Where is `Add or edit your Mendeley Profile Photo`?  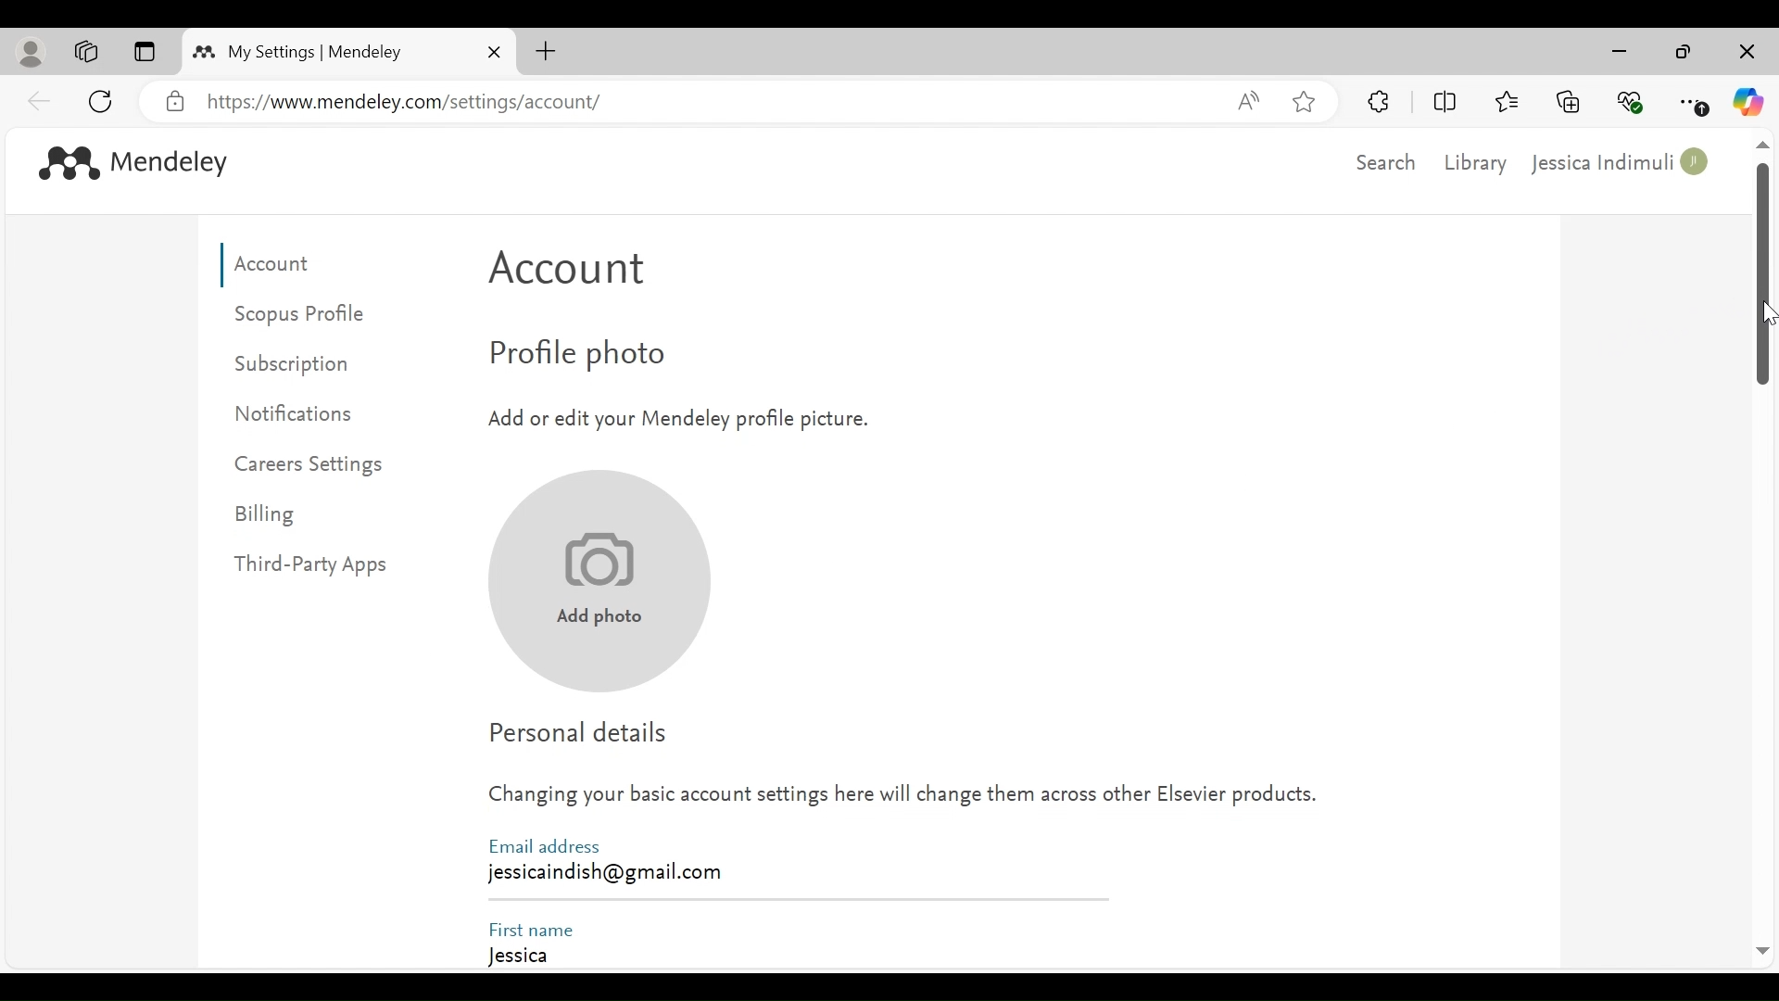 Add or edit your Mendeley Profile Photo is located at coordinates (675, 417).